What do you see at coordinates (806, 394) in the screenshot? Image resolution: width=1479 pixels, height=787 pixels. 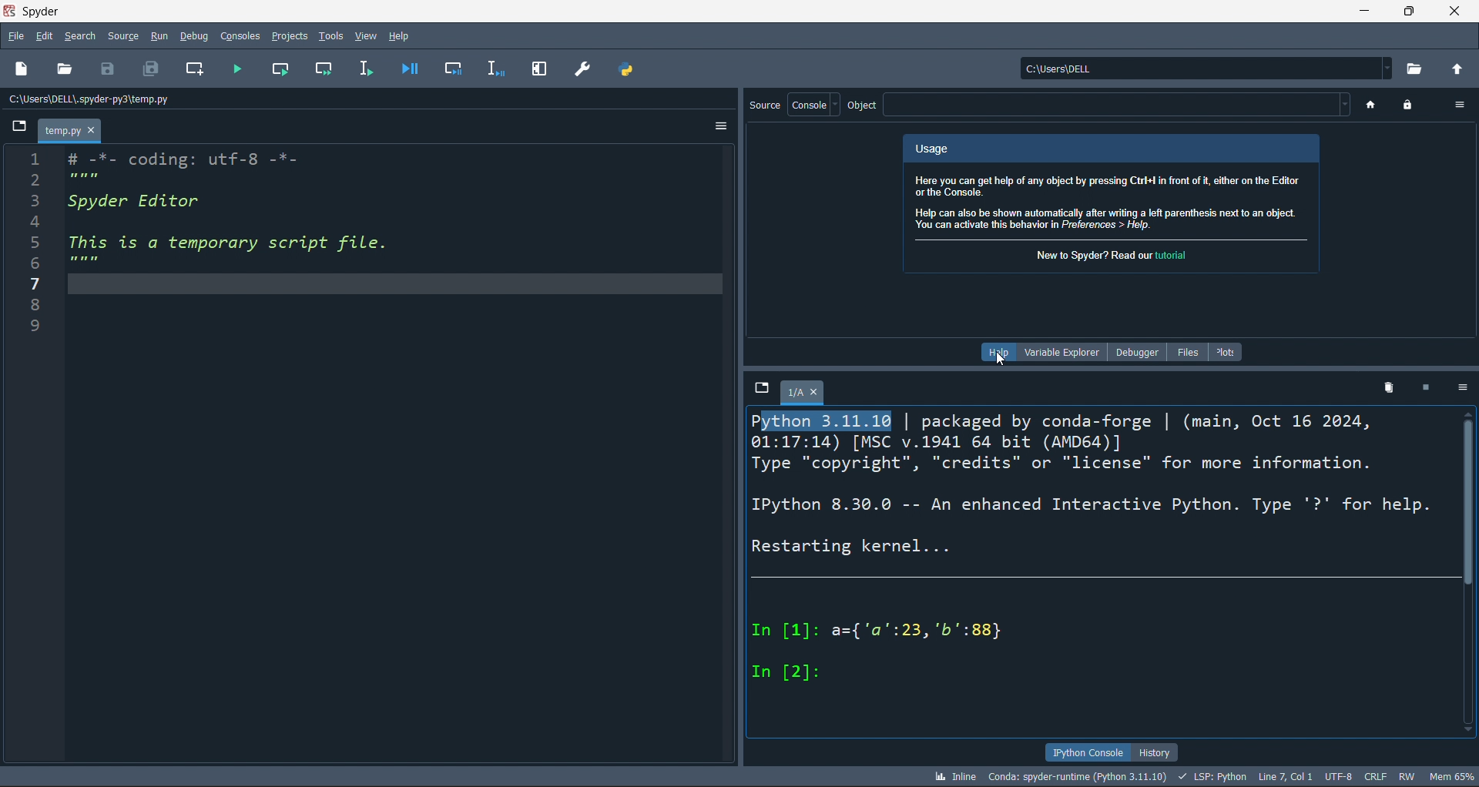 I see `1/A tab` at bounding box center [806, 394].